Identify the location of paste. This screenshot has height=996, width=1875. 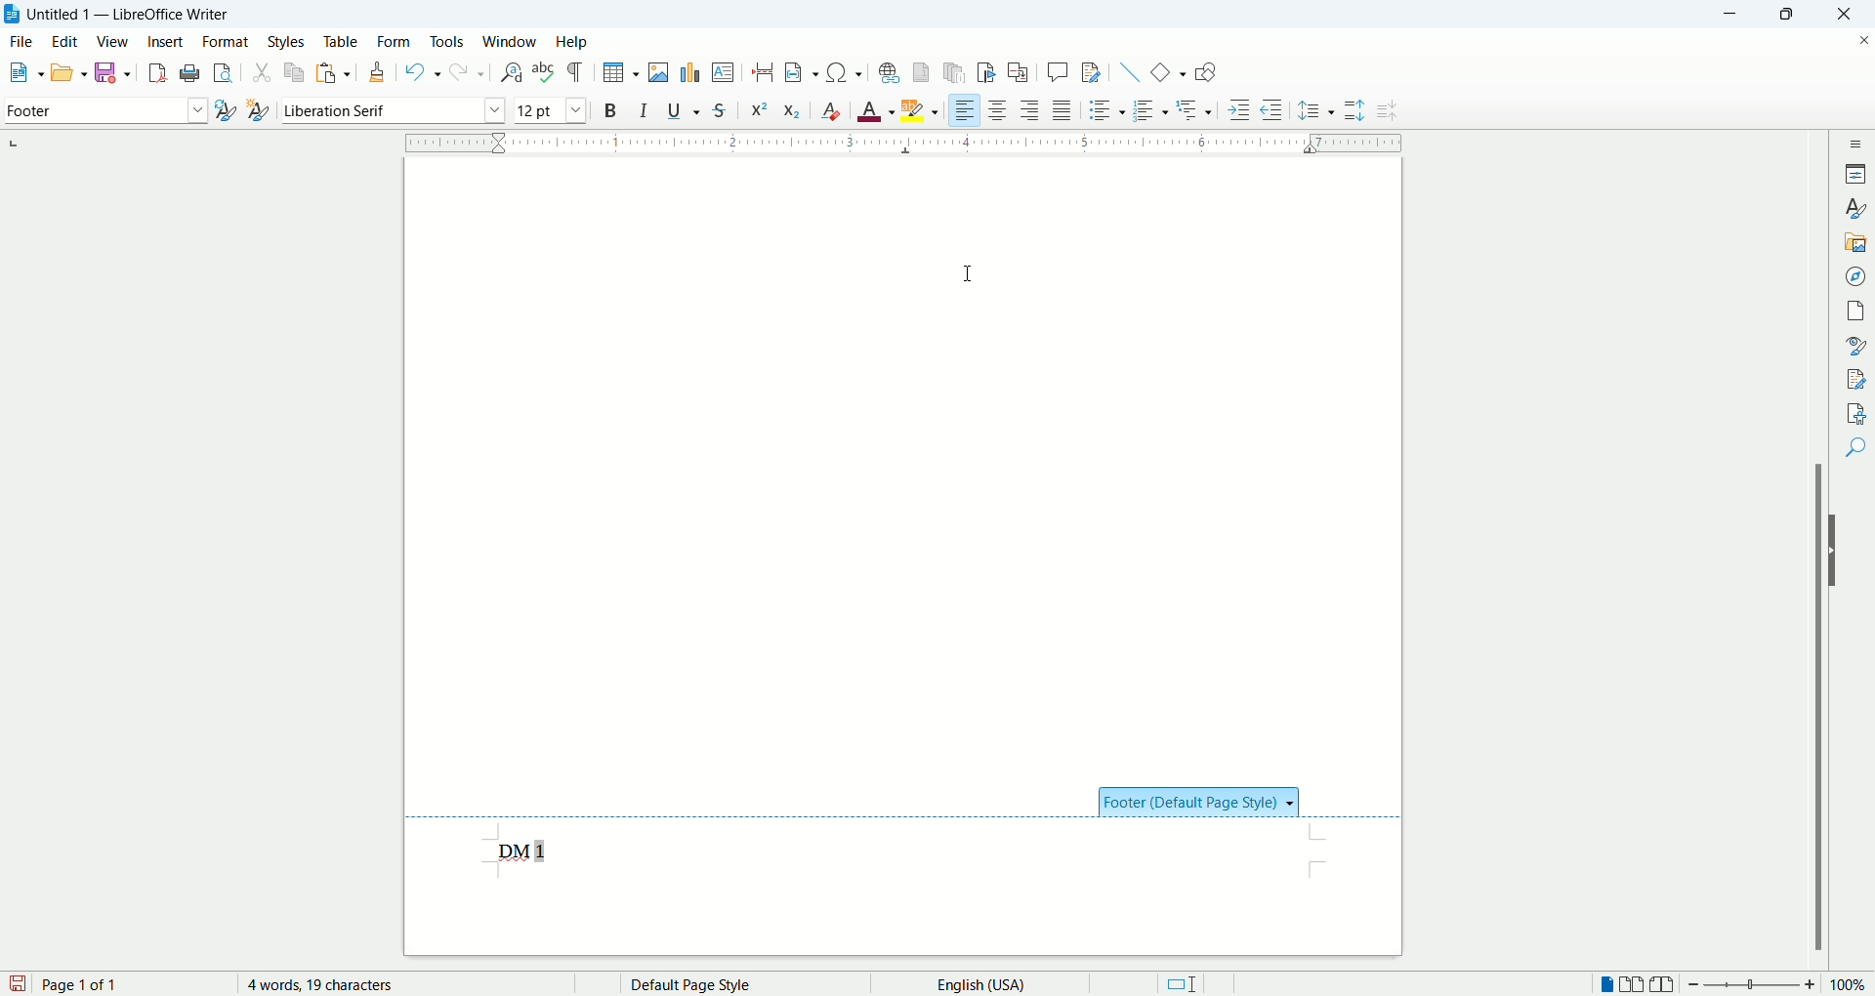
(335, 69).